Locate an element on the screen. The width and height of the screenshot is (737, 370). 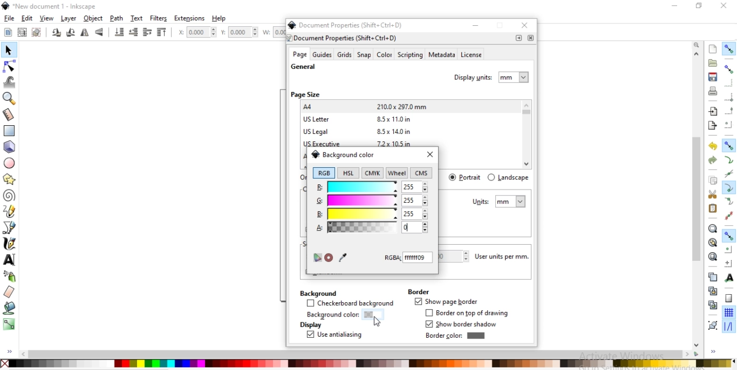
out of gamut is located at coordinates (329, 258).